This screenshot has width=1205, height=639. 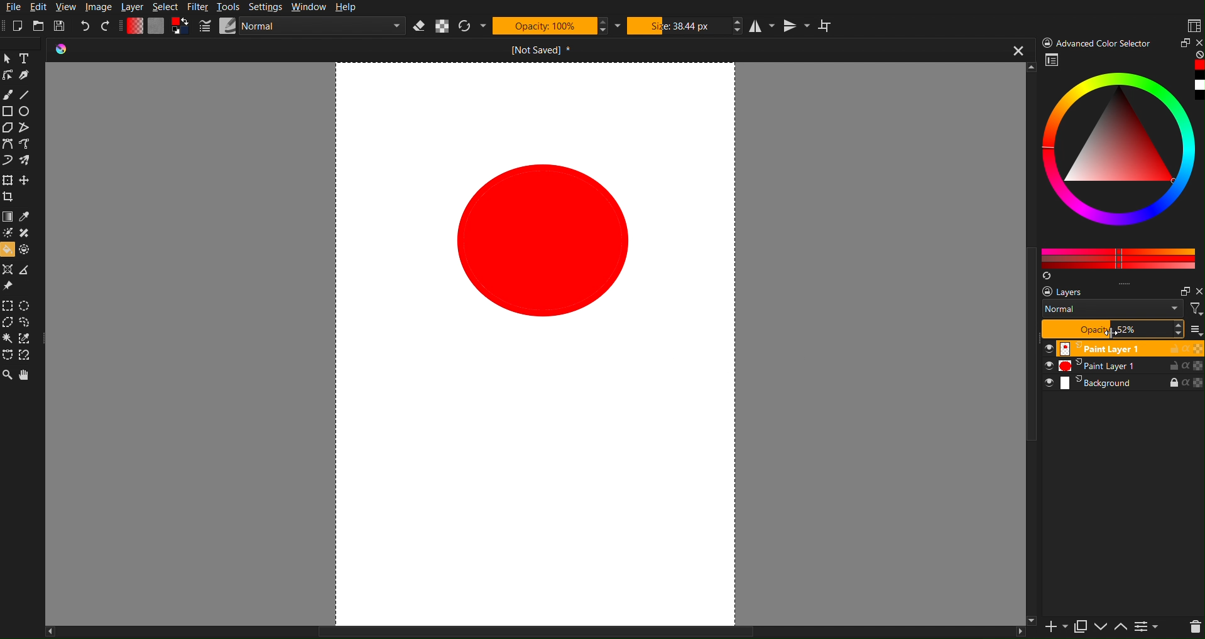 What do you see at coordinates (1182, 290) in the screenshot?
I see `Minimize` at bounding box center [1182, 290].